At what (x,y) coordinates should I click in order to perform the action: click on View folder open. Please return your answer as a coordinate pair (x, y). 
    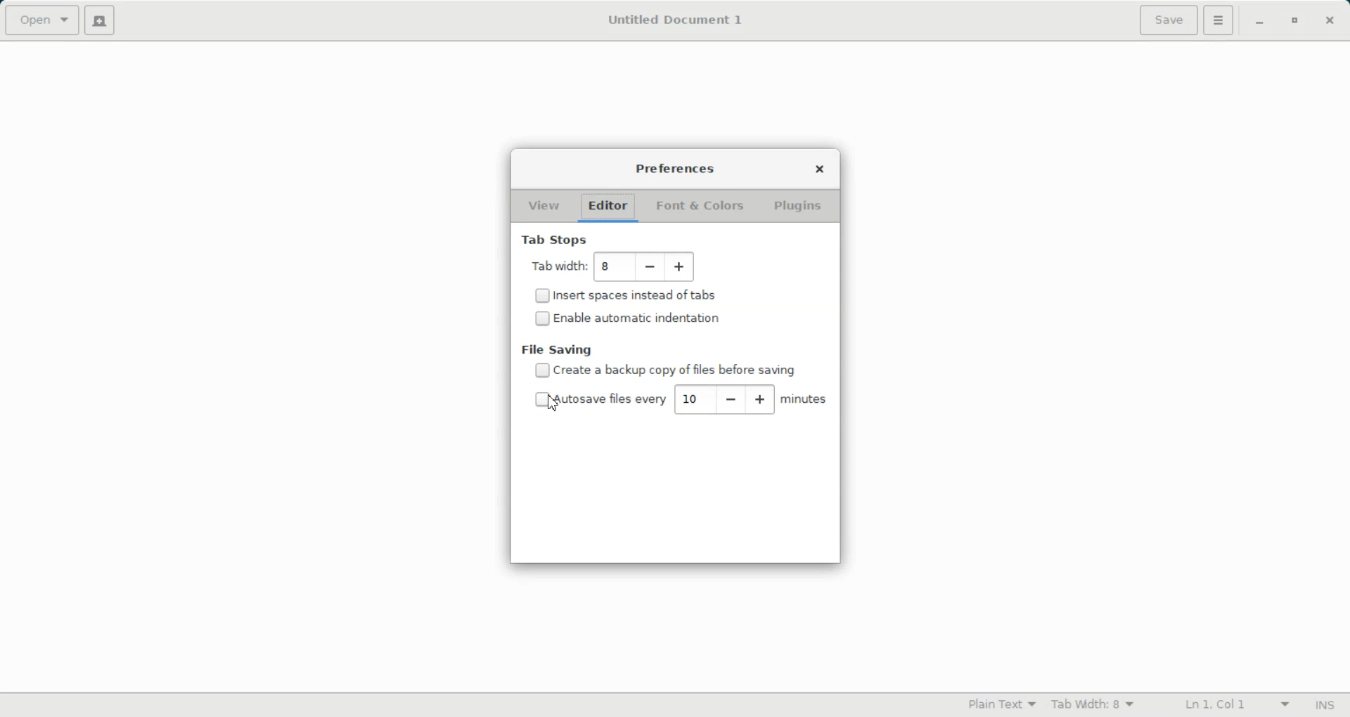
    Looking at the image, I should click on (541, 207).